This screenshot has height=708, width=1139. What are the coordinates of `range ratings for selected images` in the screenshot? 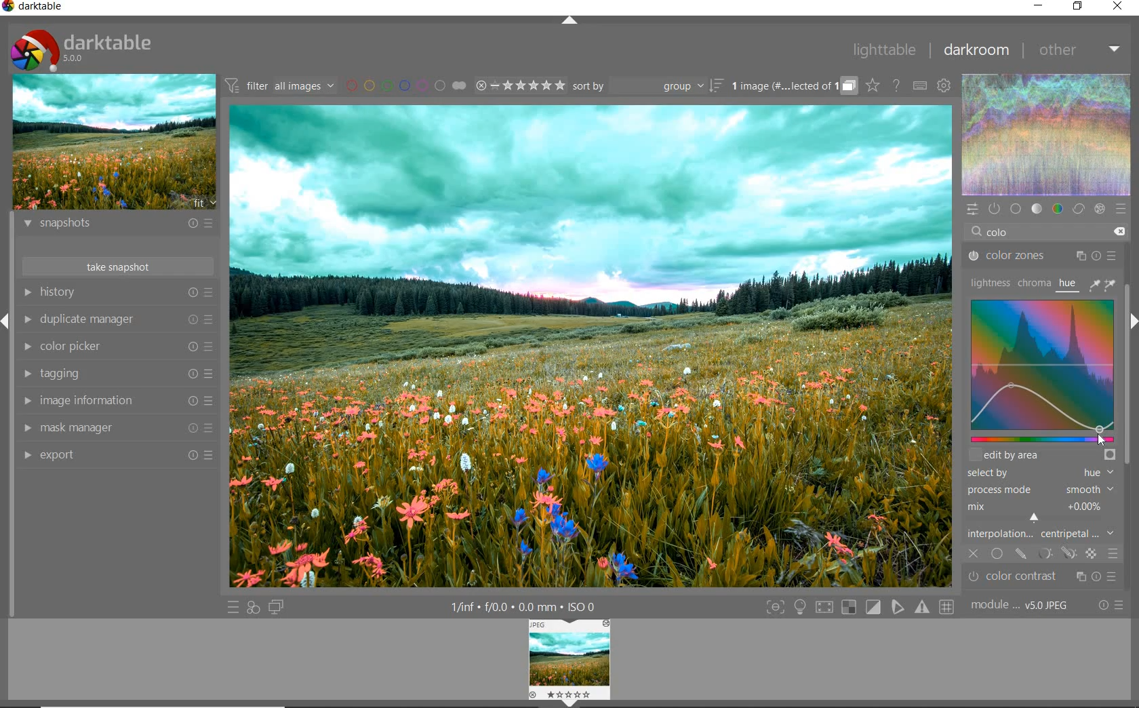 It's located at (521, 85).